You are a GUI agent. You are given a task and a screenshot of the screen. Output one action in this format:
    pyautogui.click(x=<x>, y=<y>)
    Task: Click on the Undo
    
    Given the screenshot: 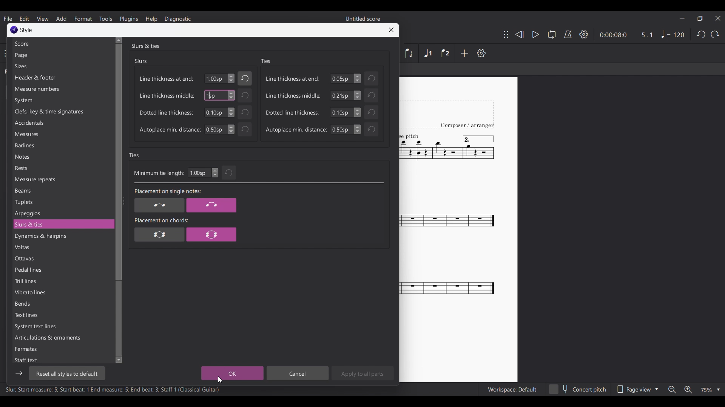 What is the action you would take?
    pyautogui.click(x=701, y=34)
    